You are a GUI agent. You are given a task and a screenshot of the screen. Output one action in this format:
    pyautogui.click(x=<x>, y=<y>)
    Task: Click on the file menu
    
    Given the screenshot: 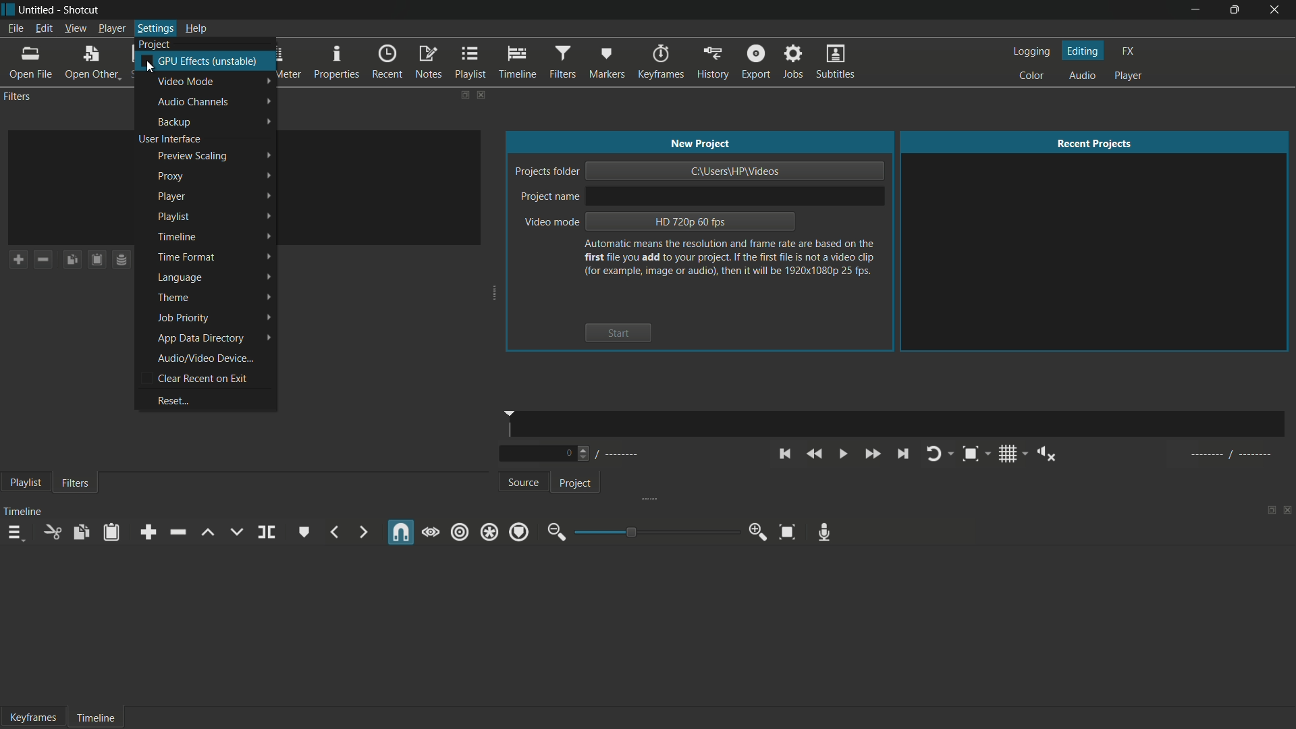 What is the action you would take?
    pyautogui.click(x=12, y=29)
    